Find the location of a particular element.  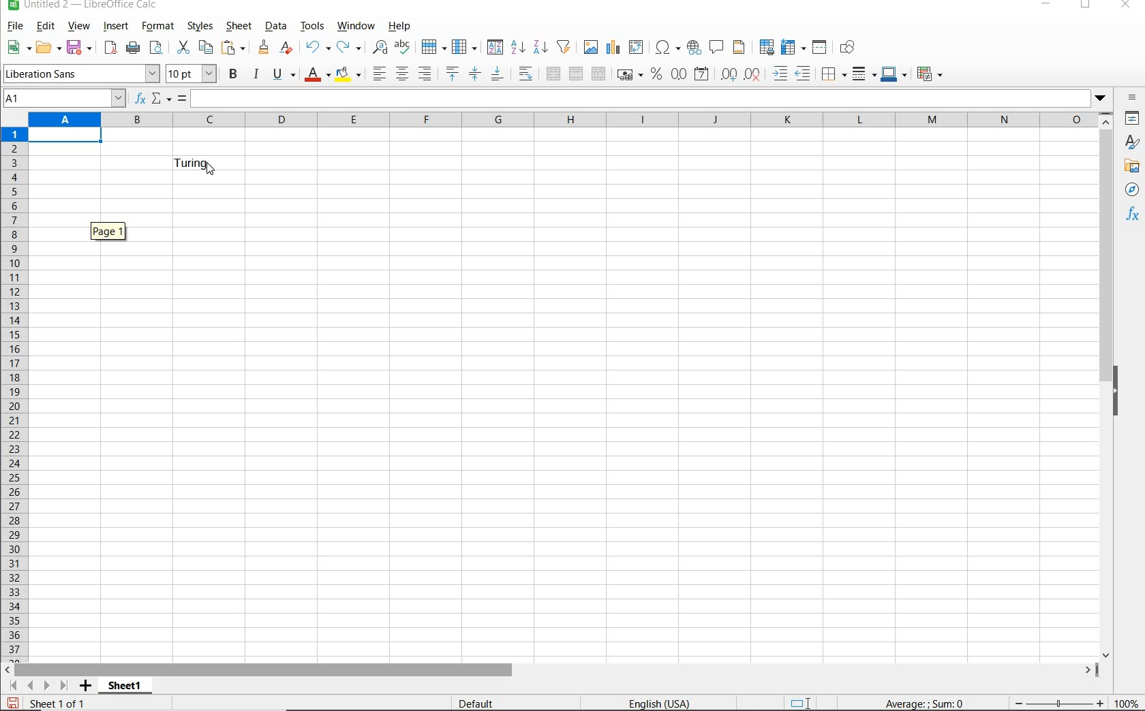

EXPORT DIRECTLY AS PDF is located at coordinates (110, 48).